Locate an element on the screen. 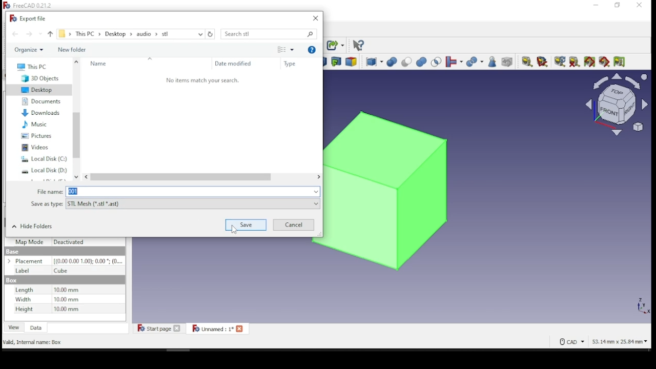 The image size is (656, 369). back is located at coordinates (15, 33).